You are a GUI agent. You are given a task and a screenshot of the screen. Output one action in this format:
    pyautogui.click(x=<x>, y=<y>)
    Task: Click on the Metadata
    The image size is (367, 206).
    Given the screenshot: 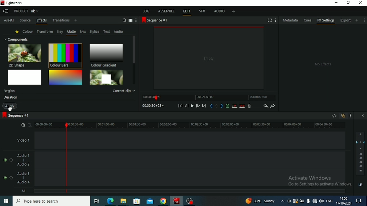 What is the action you would take?
    pyautogui.click(x=291, y=20)
    